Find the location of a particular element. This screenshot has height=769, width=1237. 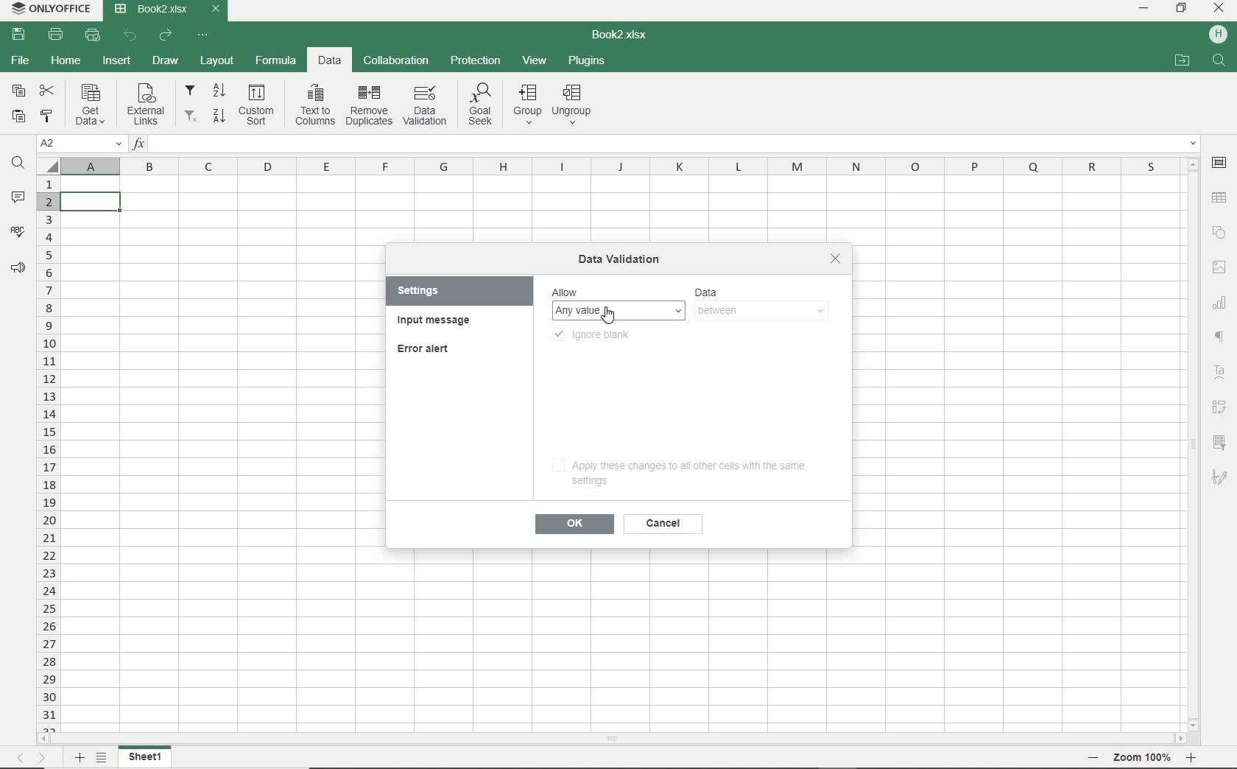

CLOSE is located at coordinates (1218, 9).